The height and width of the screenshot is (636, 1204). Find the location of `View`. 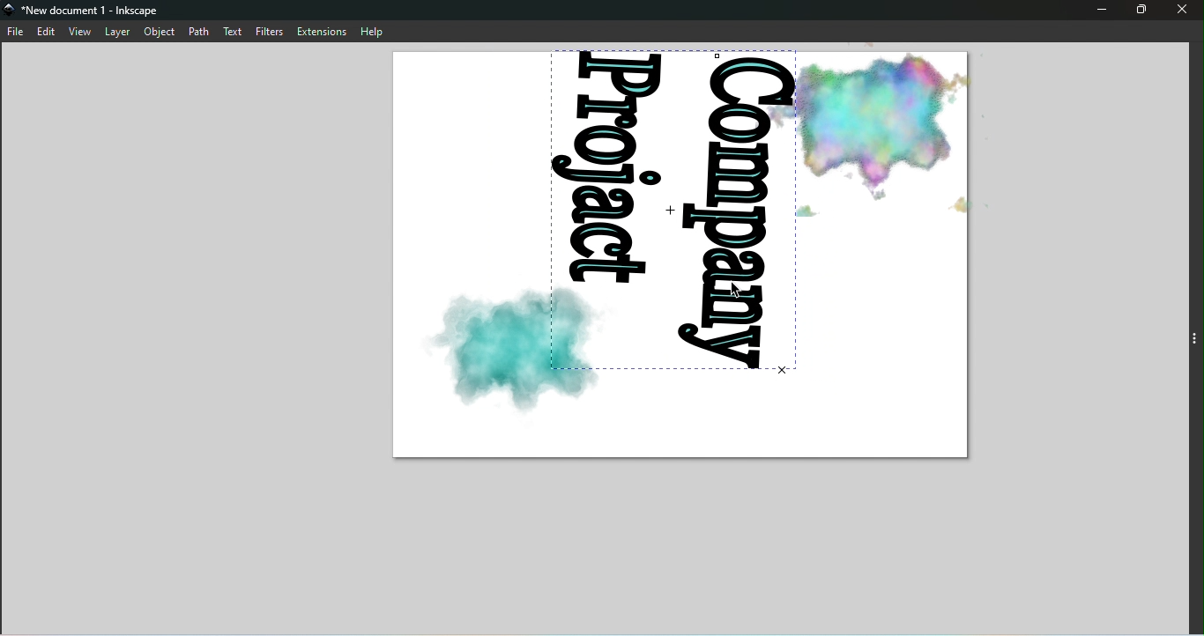

View is located at coordinates (80, 31).